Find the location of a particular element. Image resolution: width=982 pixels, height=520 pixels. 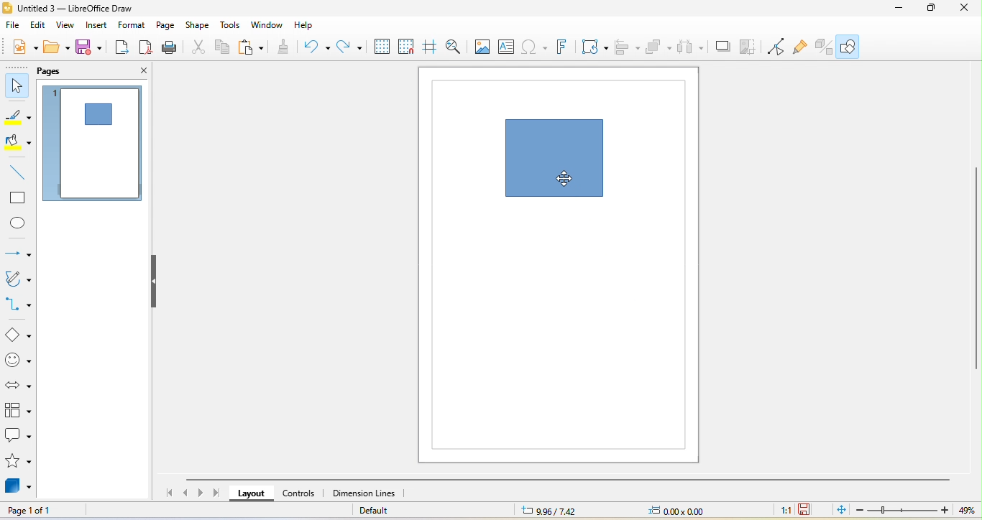

0.00x0.00 is located at coordinates (683, 511).